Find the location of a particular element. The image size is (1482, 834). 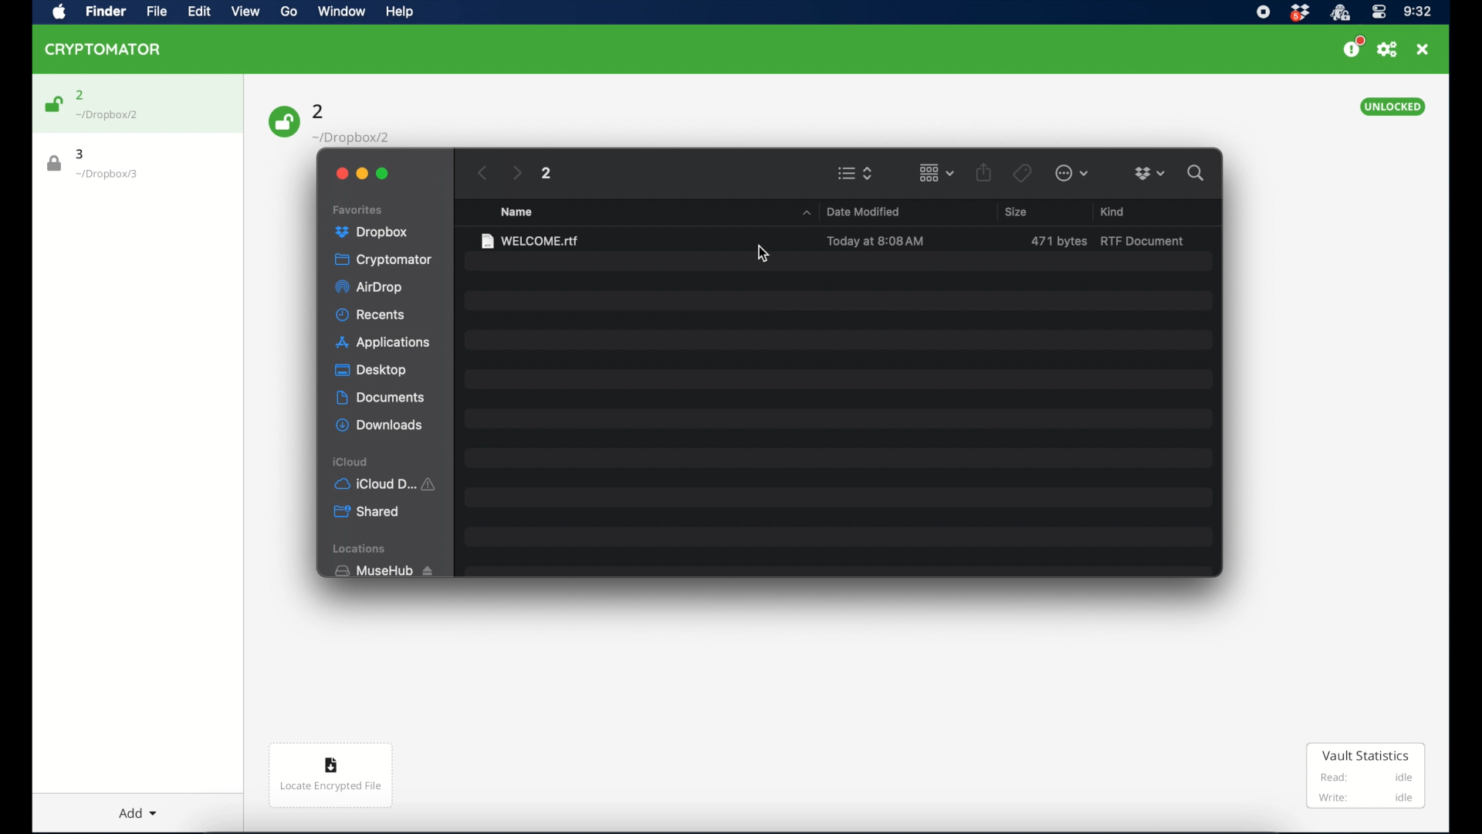

Go is located at coordinates (288, 12).